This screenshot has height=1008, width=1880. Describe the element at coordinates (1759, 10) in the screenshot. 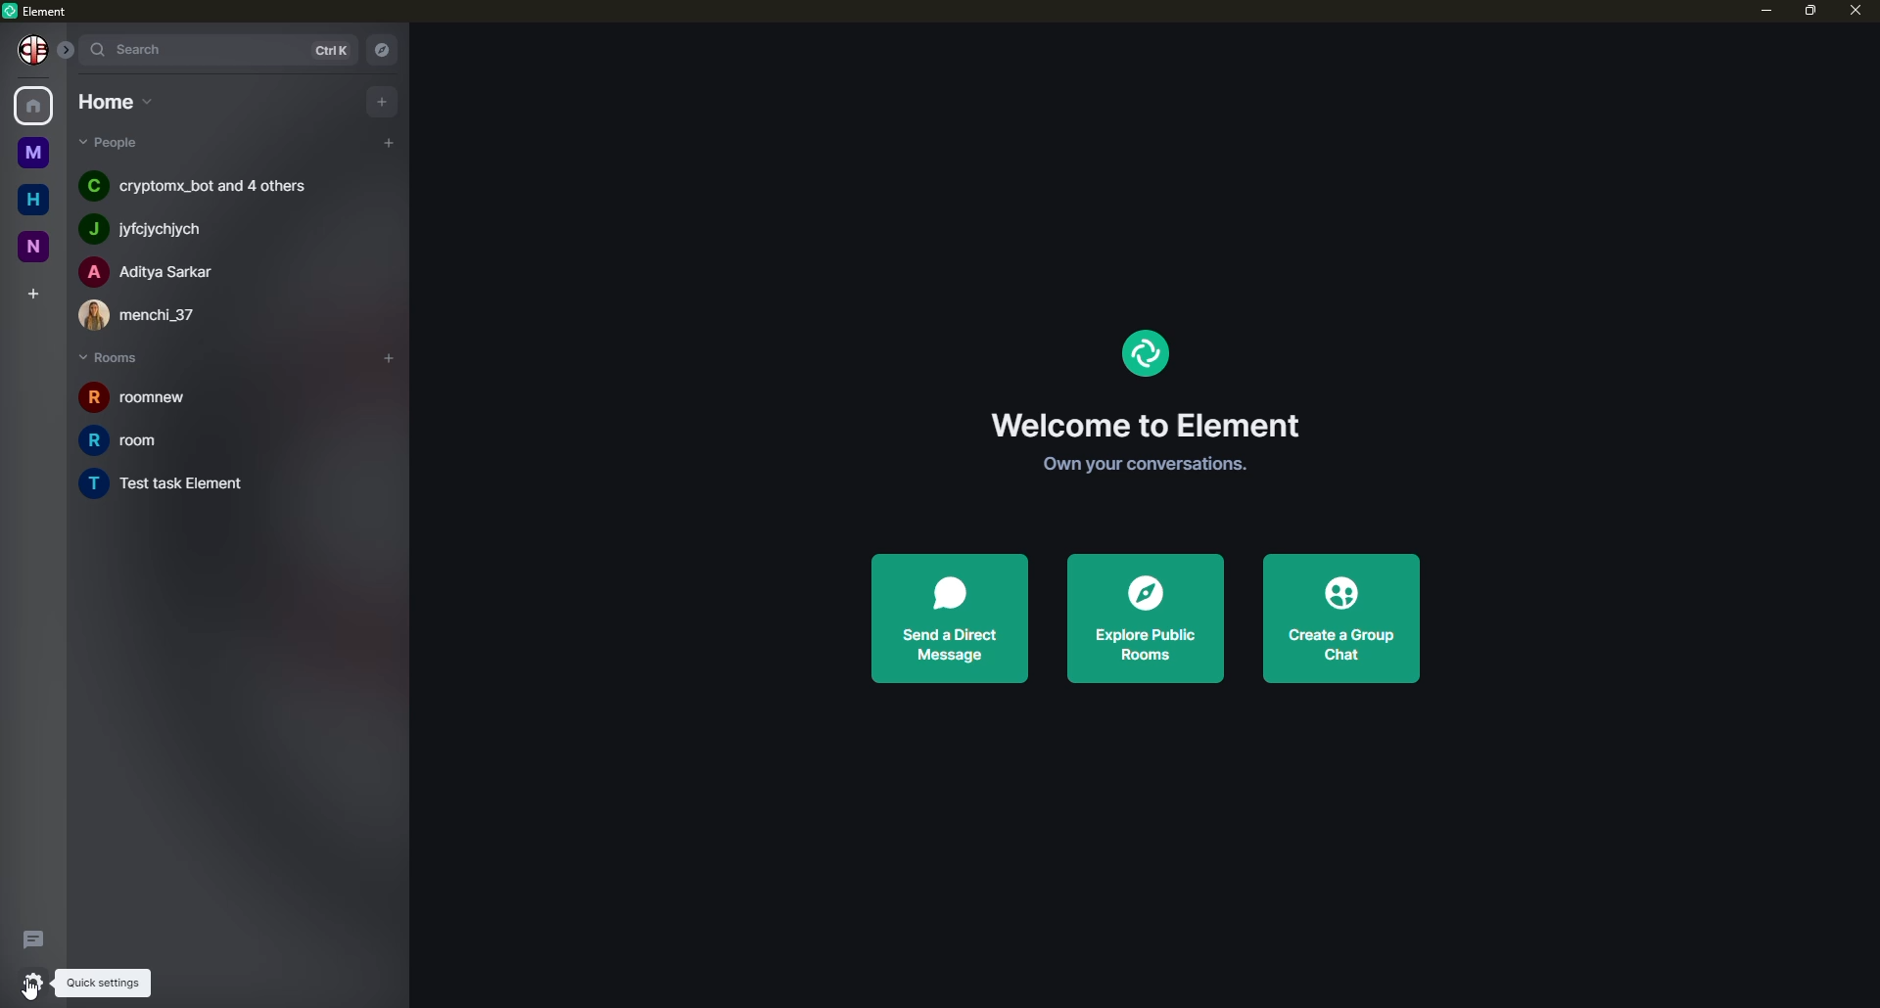

I see `minimize` at that location.